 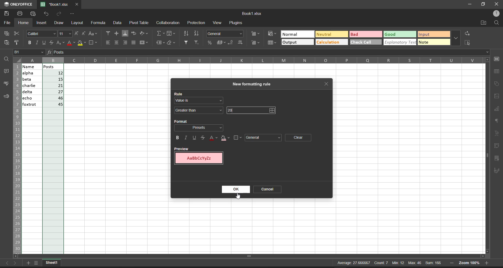 I want to click on draw, so click(x=59, y=22).